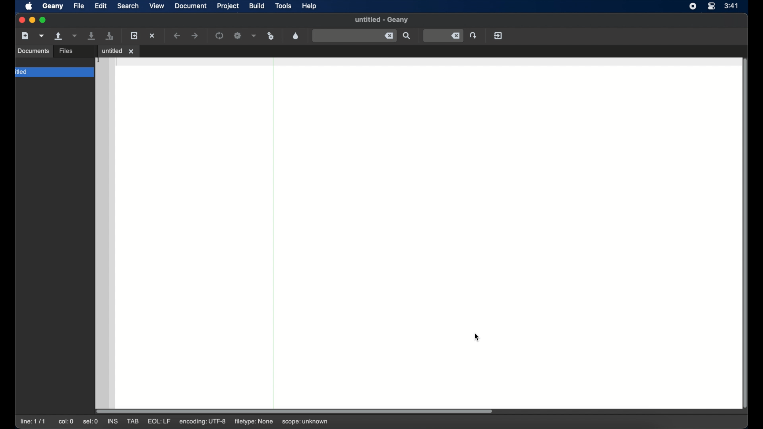 Image resolution: width=763 pixels, height=429 pixels. I want to click on close, so click(21, 20).